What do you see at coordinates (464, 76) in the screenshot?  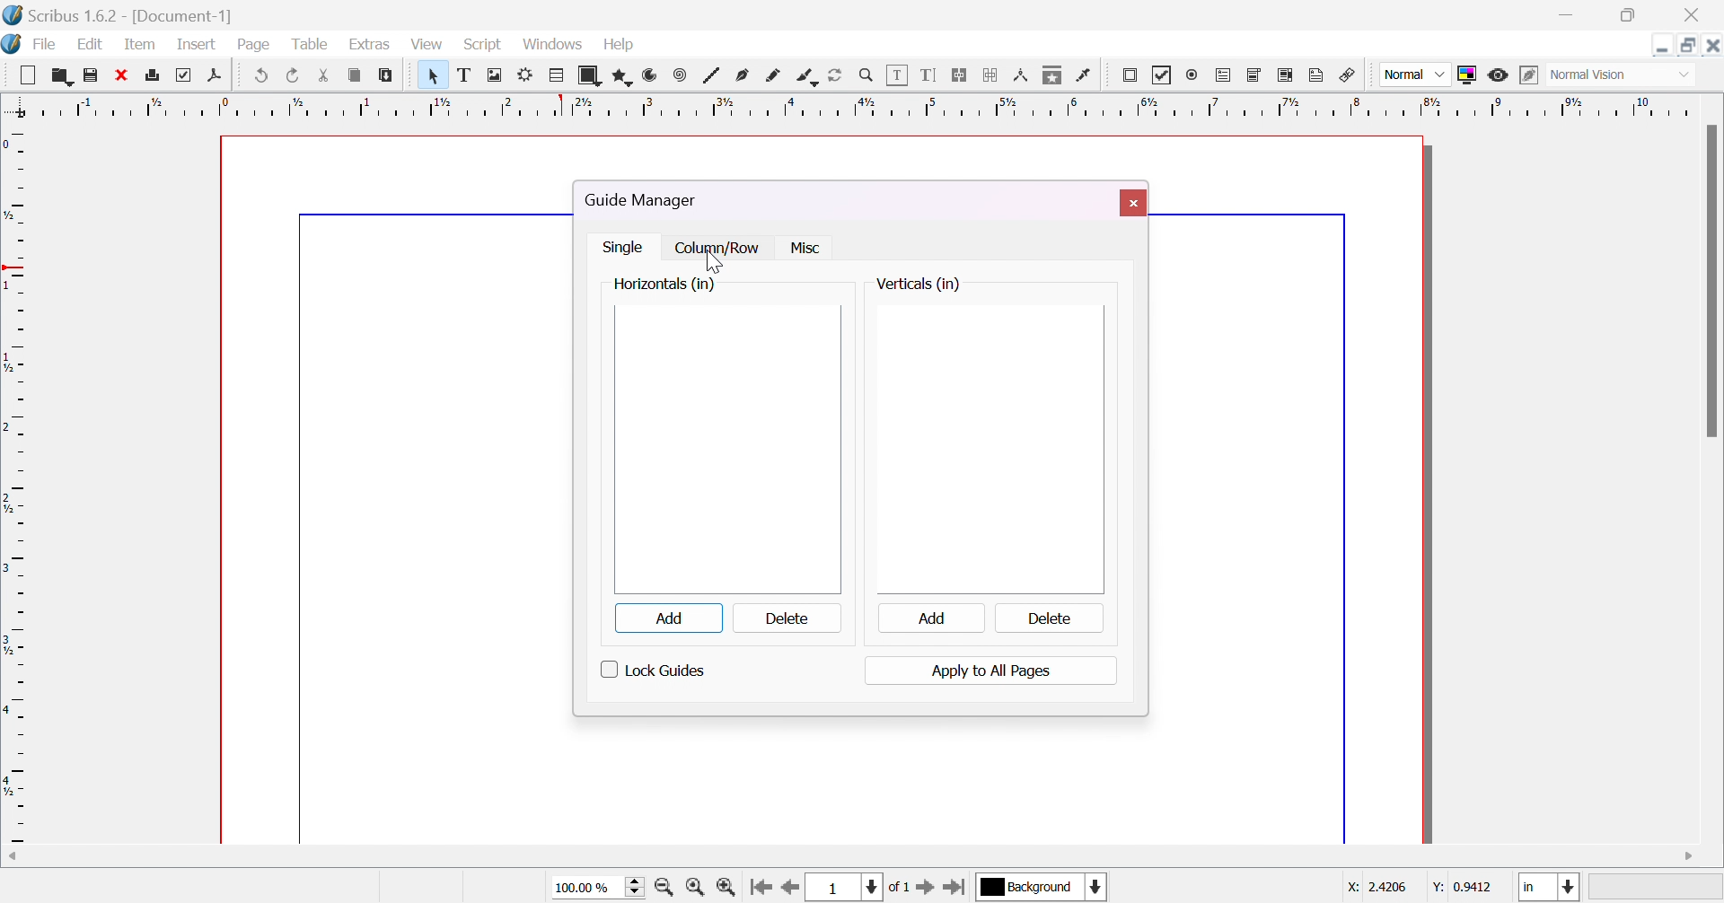 I see `text frame` at bounding box center [464, 76].